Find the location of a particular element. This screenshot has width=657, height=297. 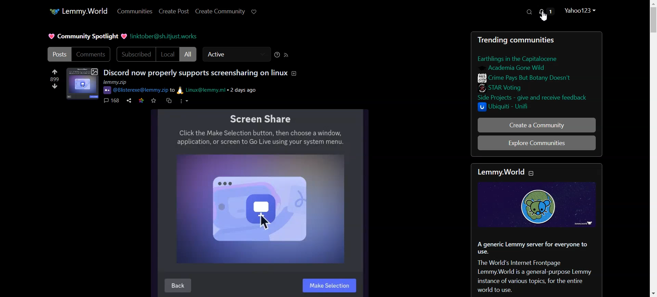

Vertical scroll bar is located at coordinates (653, 148).